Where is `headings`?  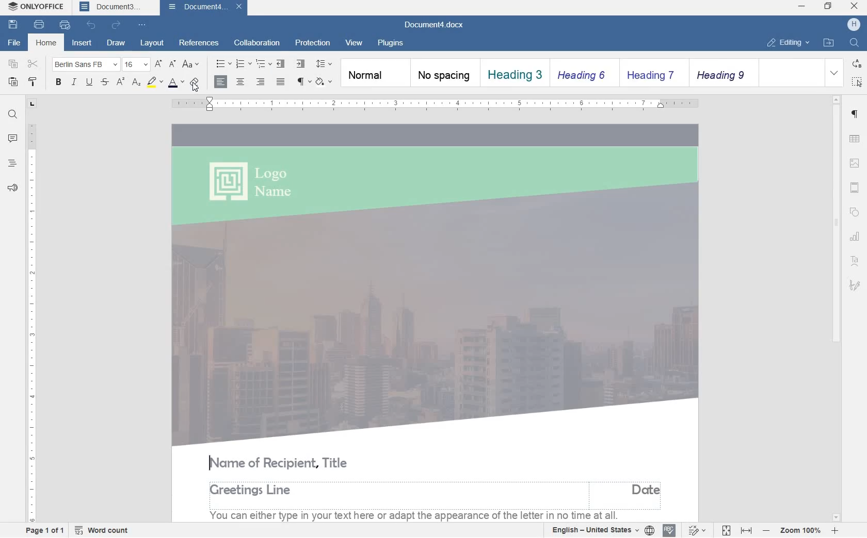
headings is located at coordinates (11, 165).